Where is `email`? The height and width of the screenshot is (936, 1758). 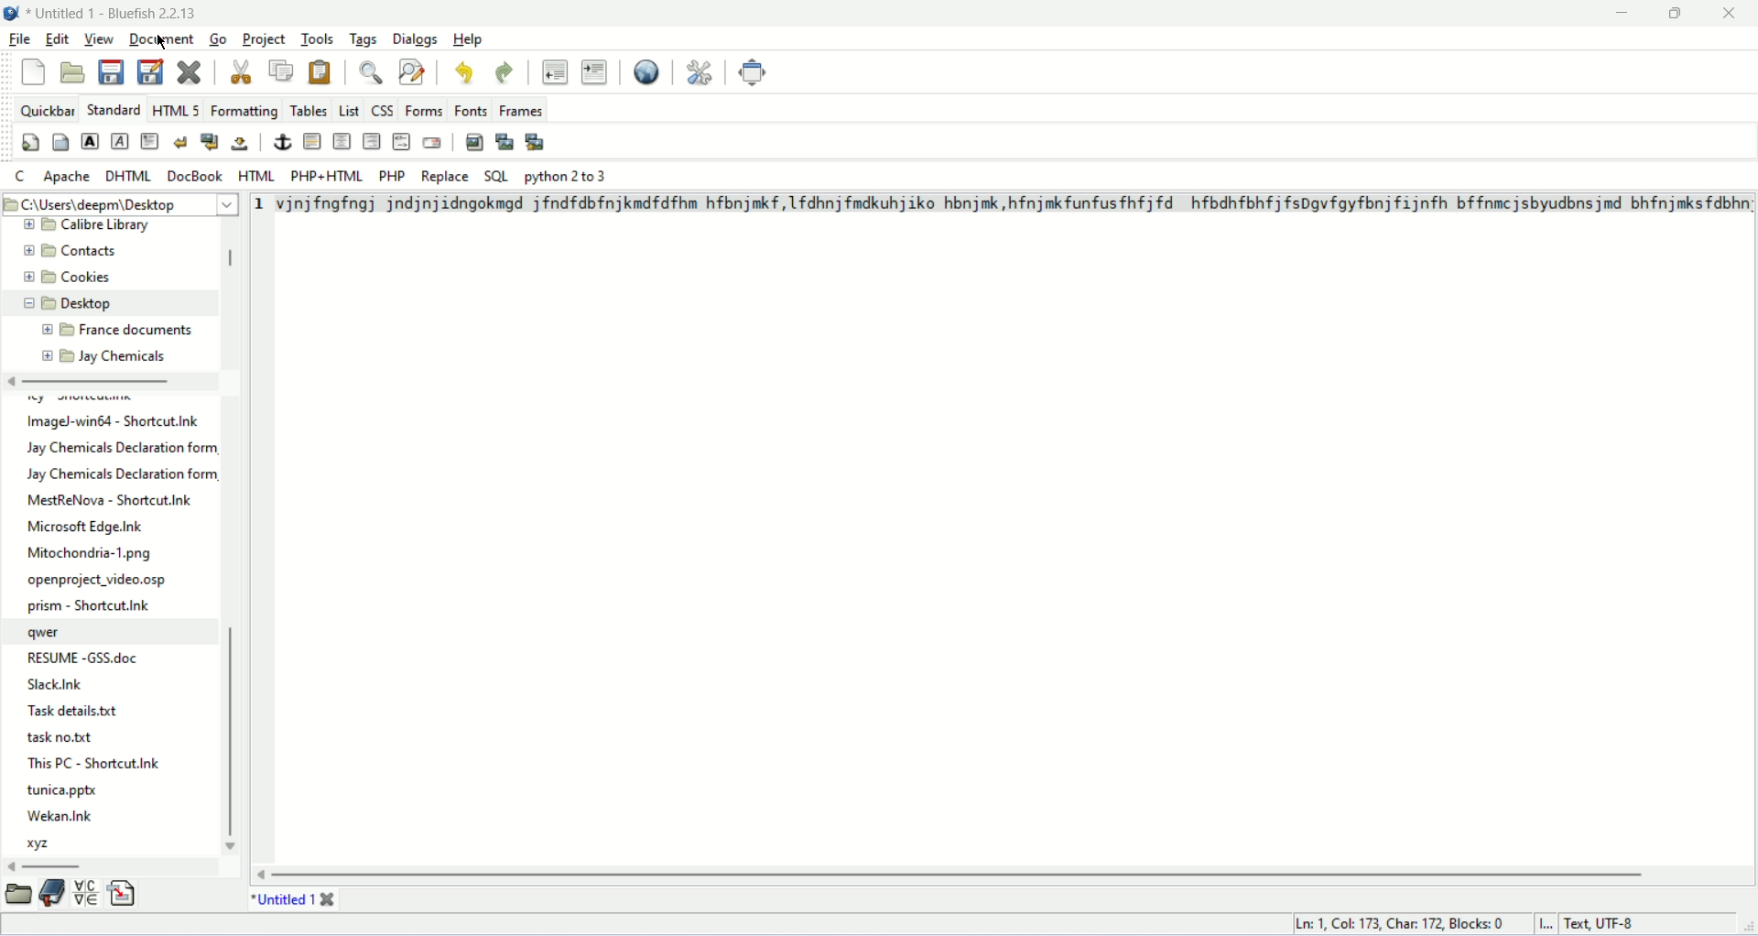
email is located at coordinates (431, 142).